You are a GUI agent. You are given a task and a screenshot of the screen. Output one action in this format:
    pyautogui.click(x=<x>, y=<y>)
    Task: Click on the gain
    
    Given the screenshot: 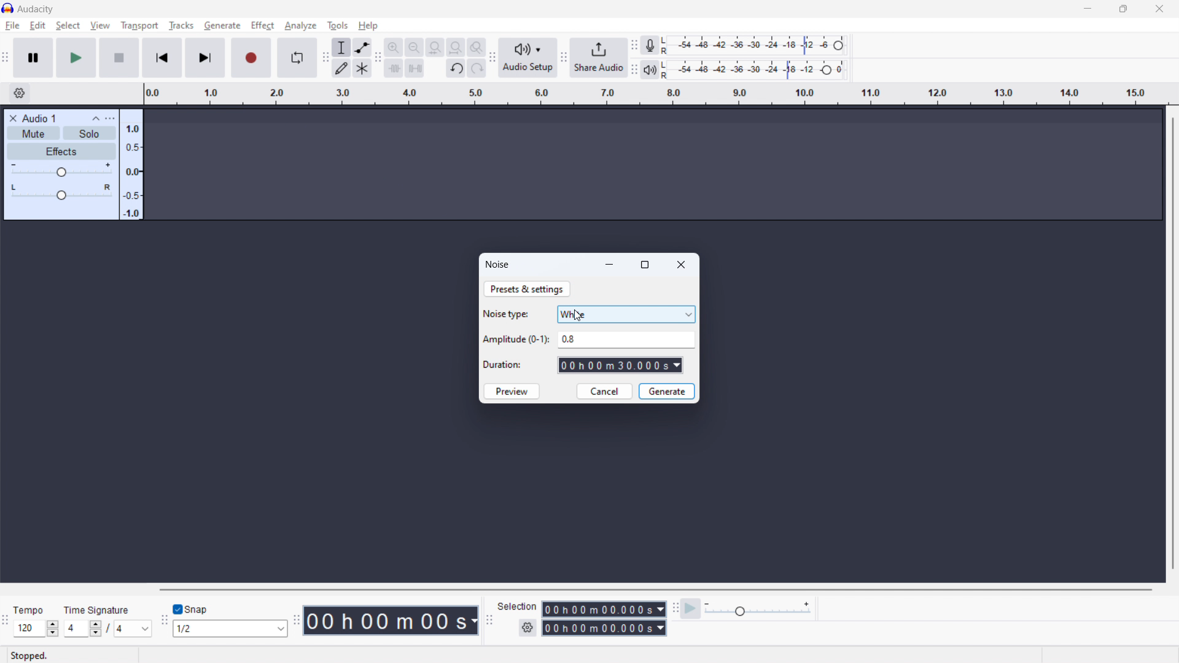 What is the action you would take?
    pyautogui.click(x=61, y=170)
    